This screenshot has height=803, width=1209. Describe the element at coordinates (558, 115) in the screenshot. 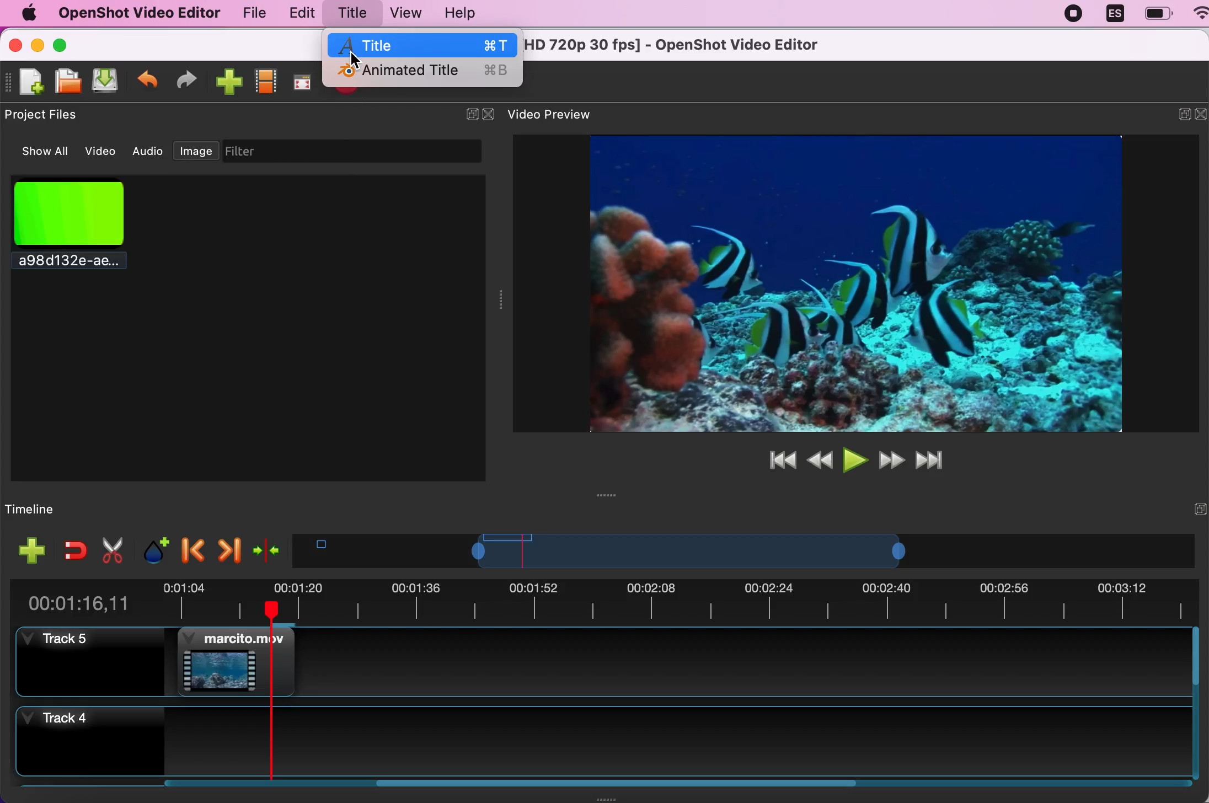

I see `video preview` at that location.